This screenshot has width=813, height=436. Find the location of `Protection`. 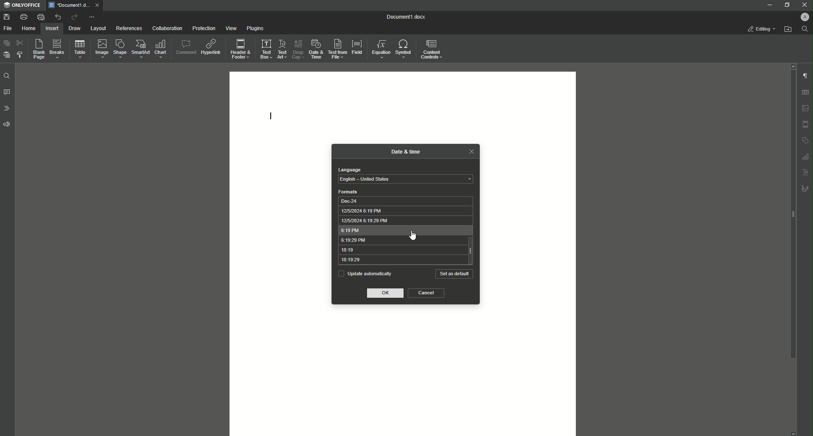

Protection is located at coordinates (202, 28).